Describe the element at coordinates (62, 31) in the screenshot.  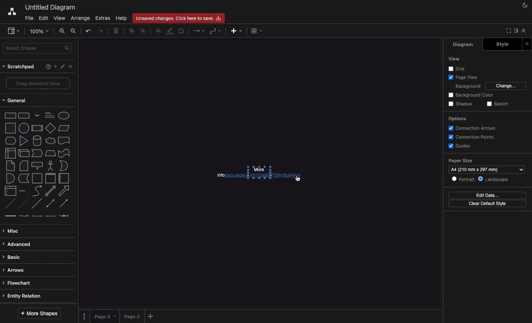
I see `Zoom in` at that location.